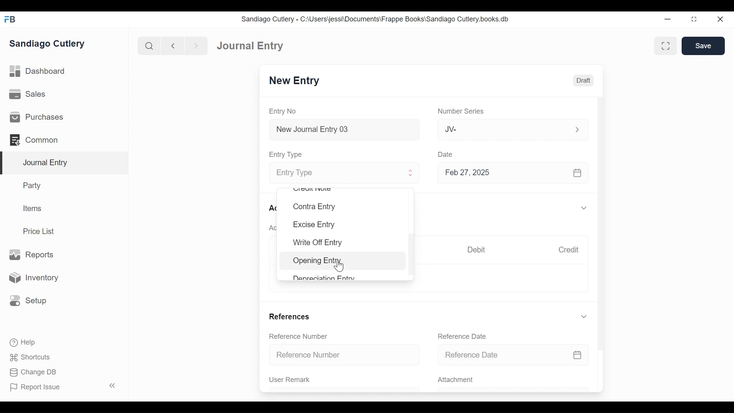 The image size is (734, 413). What do you see at coordinates (463, 337) in the screenshot?
I see `Reference Date` at bounding box center [463, 337].